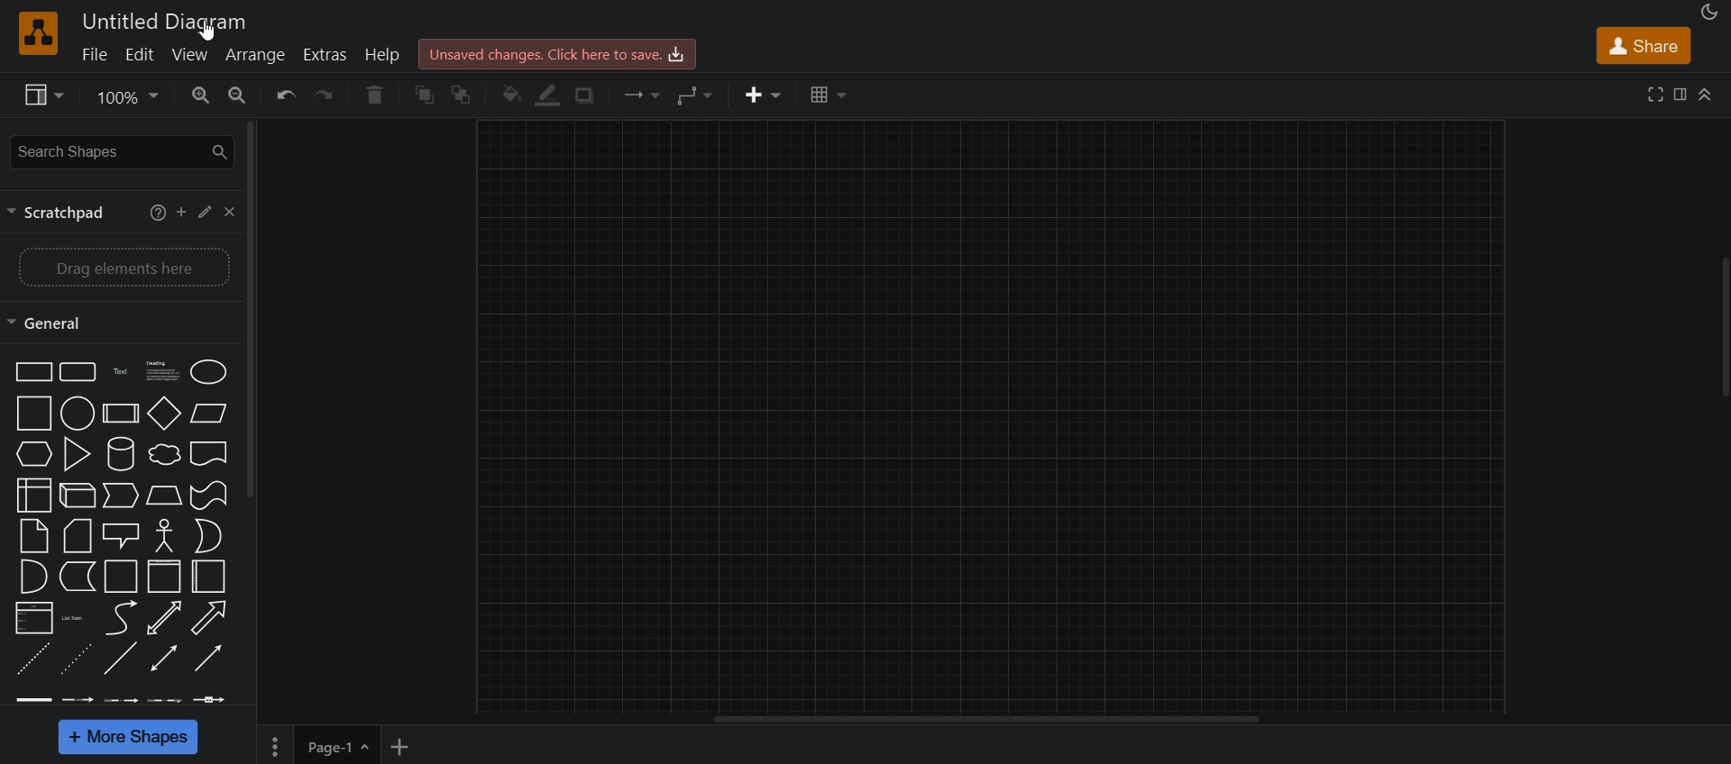 The height and width of the screenshot is (764, 1731). What do you see at coordinates (170, 19) in the screenshot?
I see `title` at bounding box center [170, 19].